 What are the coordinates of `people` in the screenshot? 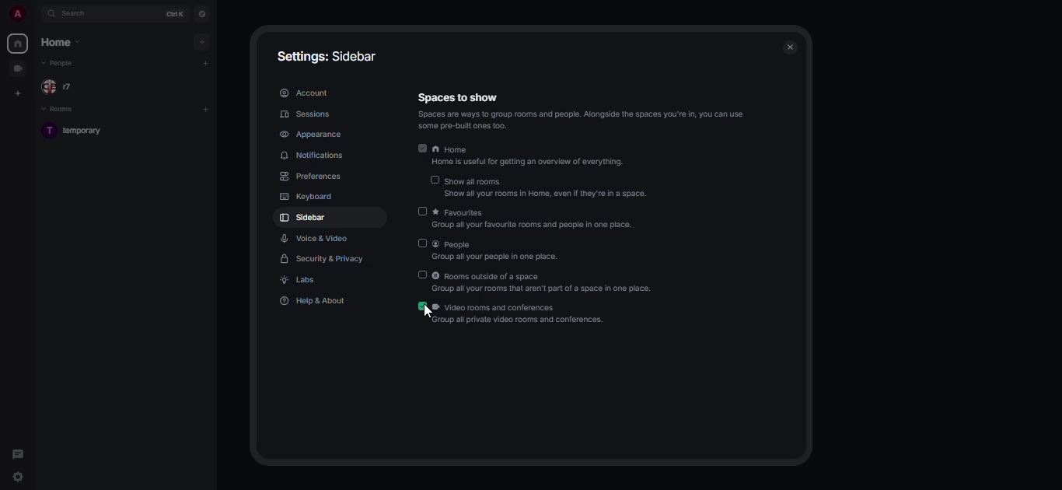 It's located at (497, 245).